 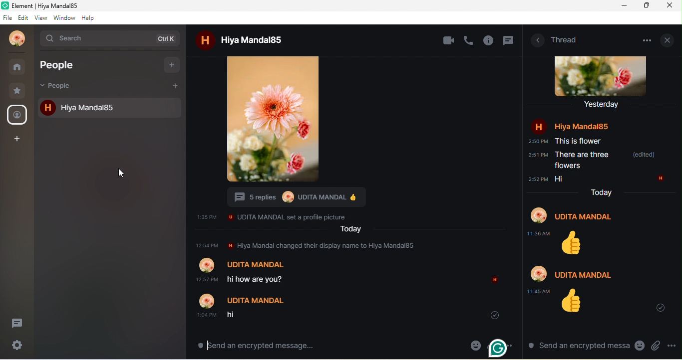 I want to click on There are three flowers, so click(x=583, y=161).